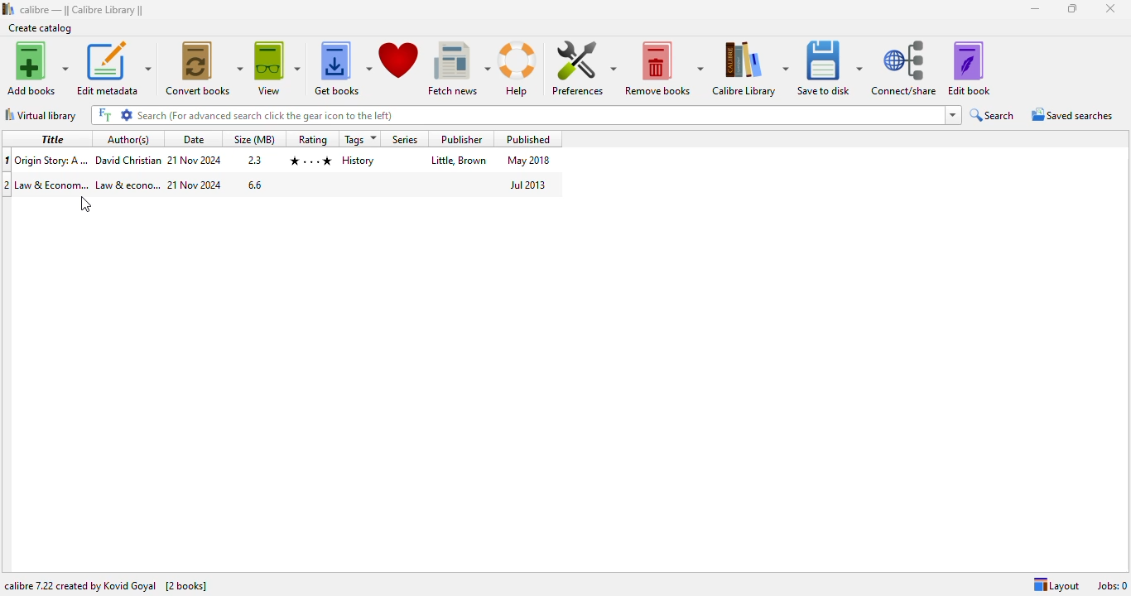 This screenshot has width=1131, height=596. Describe the element at coordinates (400, 61) in the screenshot. I see `donate to support calibre` at that location.